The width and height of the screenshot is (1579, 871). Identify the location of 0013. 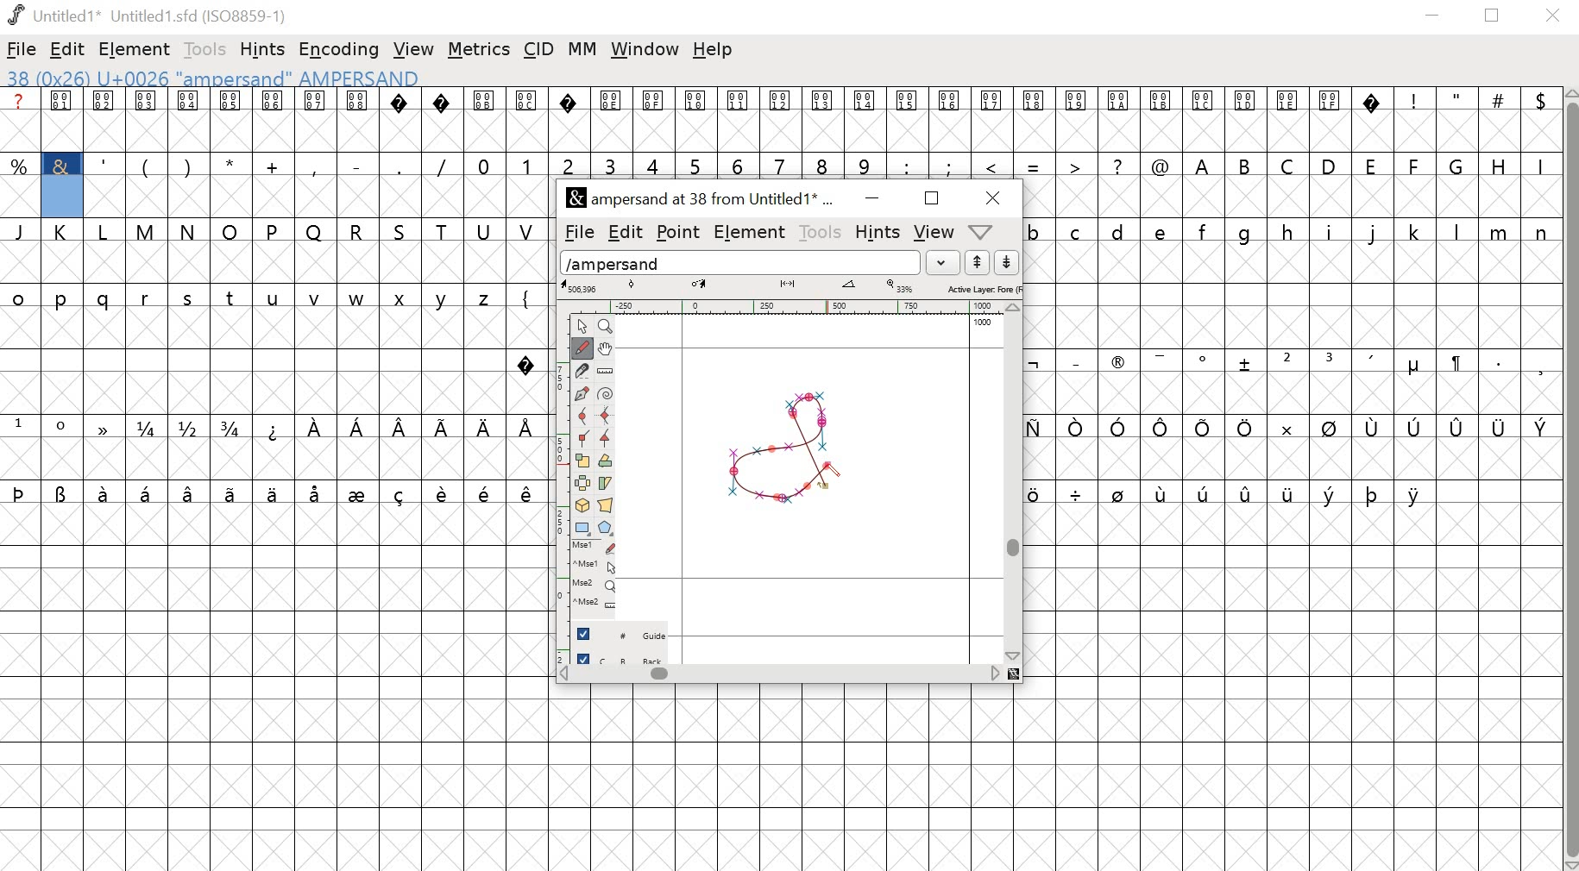
(825, 120).